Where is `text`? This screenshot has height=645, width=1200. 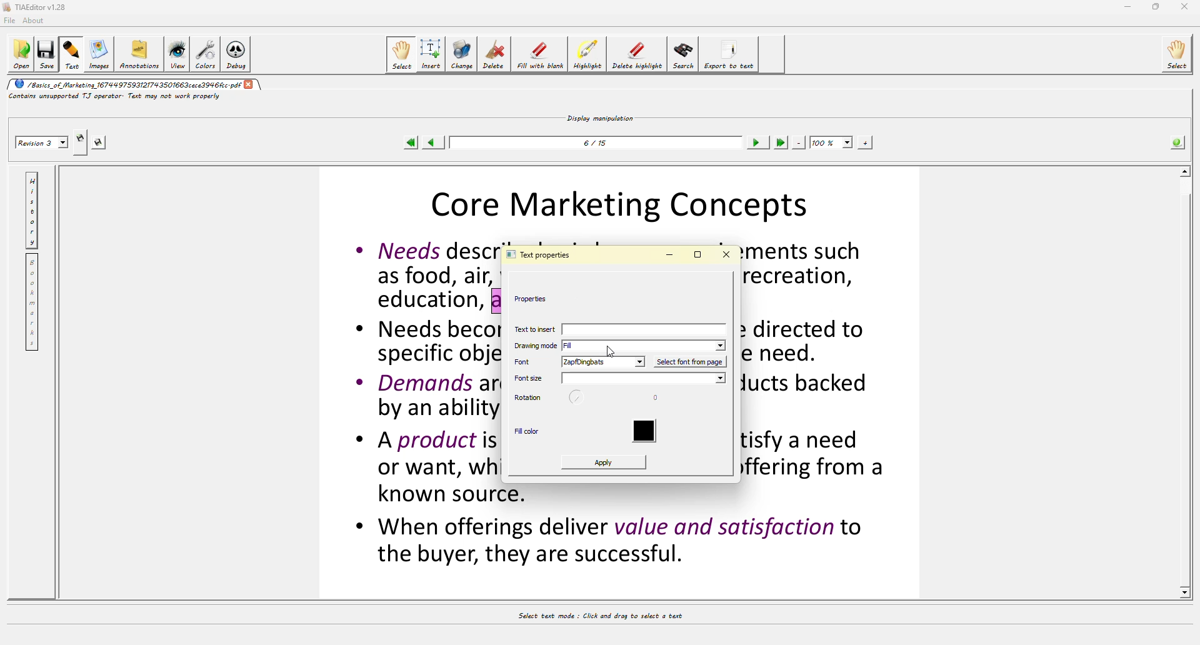 text is located at coordinates (72, 54).